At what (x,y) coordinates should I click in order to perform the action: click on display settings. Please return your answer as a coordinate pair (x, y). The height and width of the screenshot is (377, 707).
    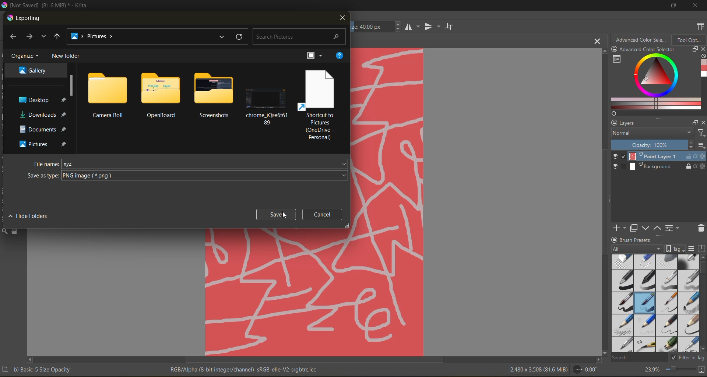
    Looking at the image, I should click on (691, 249).